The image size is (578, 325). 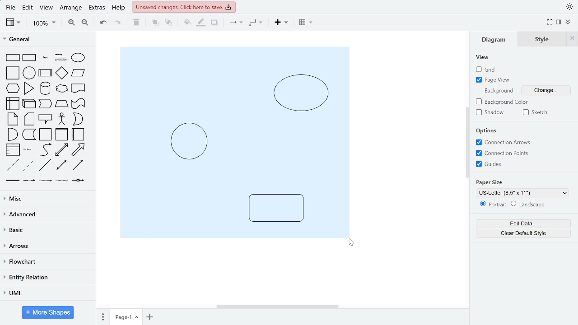 I want to click on Connector with symbol, so click(x=79, y=183).